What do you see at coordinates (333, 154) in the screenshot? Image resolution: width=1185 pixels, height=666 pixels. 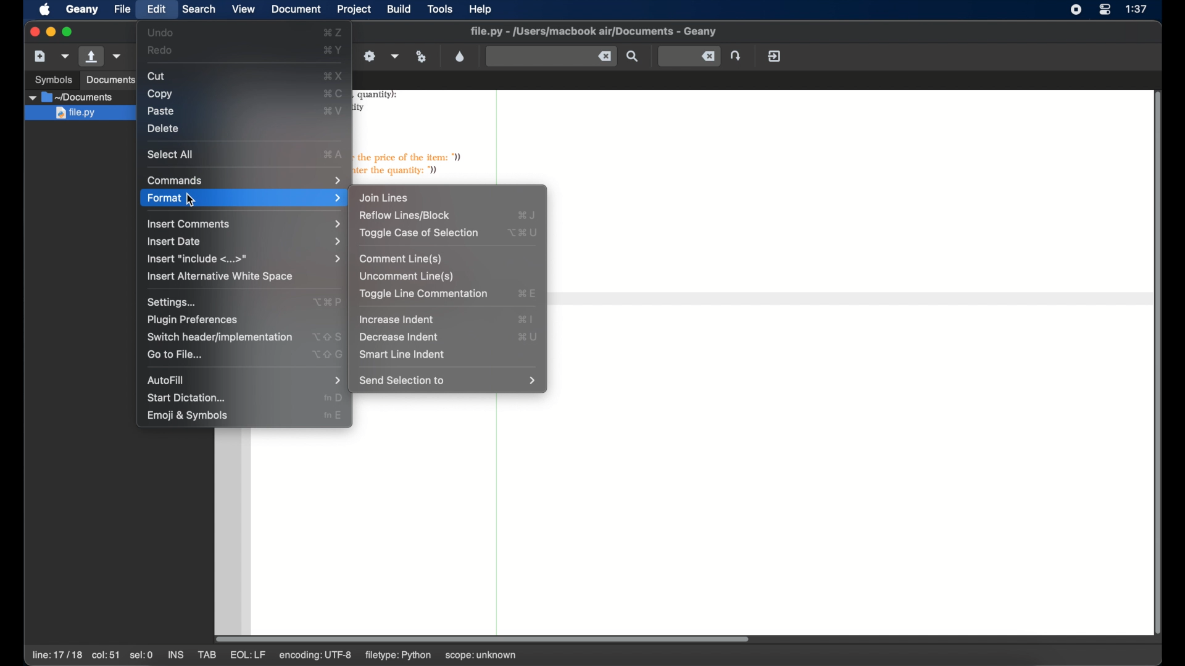 I see `select all shortcut` at bounding box center [333, 154].